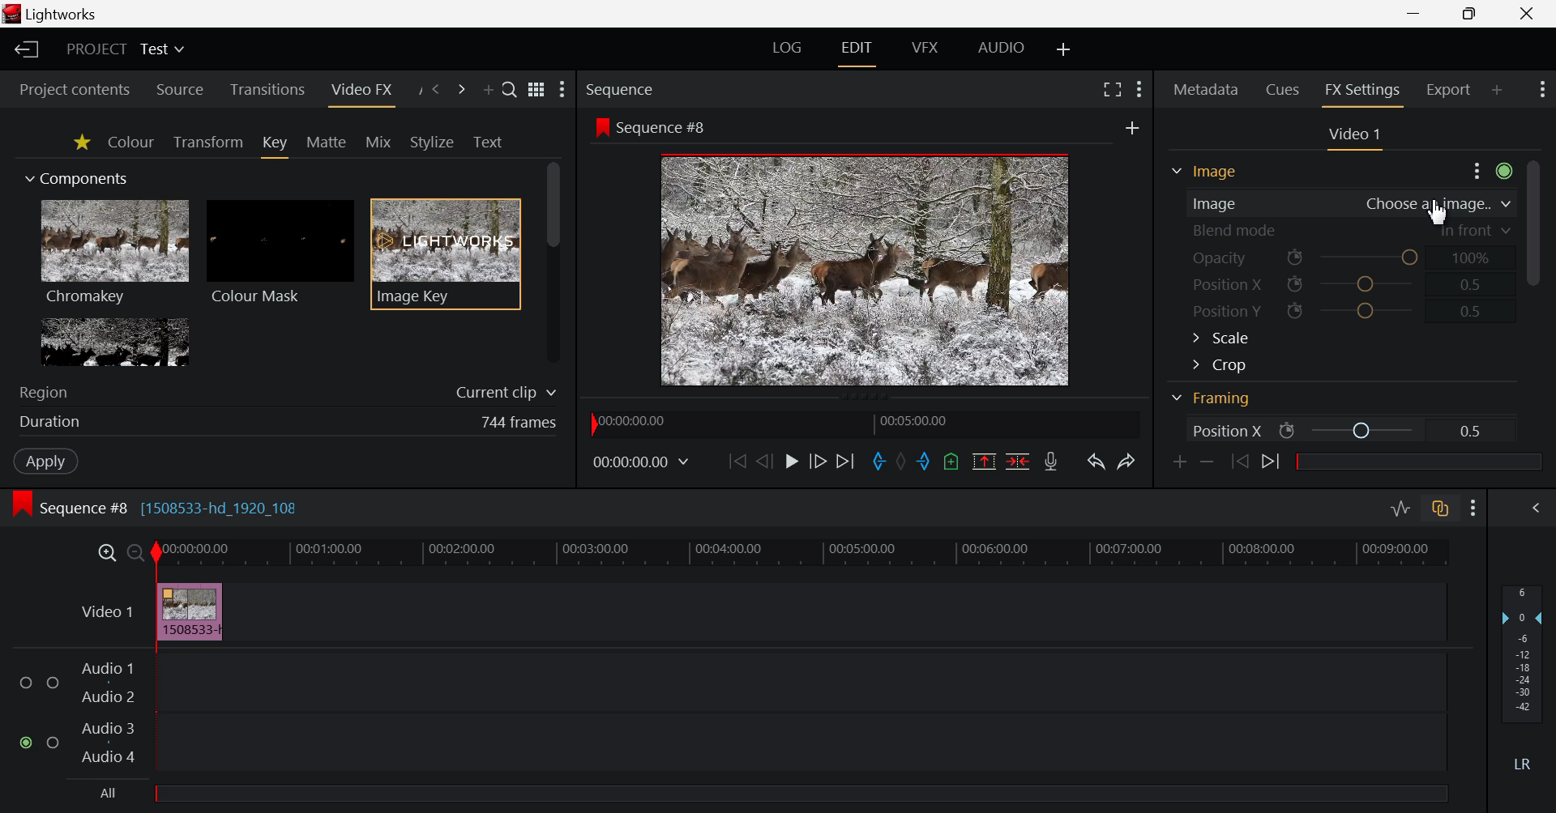 Image resolution: width=1556 pixels, height=813 pixels. Describe the element at coordinates (1415, 14) in the screenshot. I see `Restore Down` at that location.